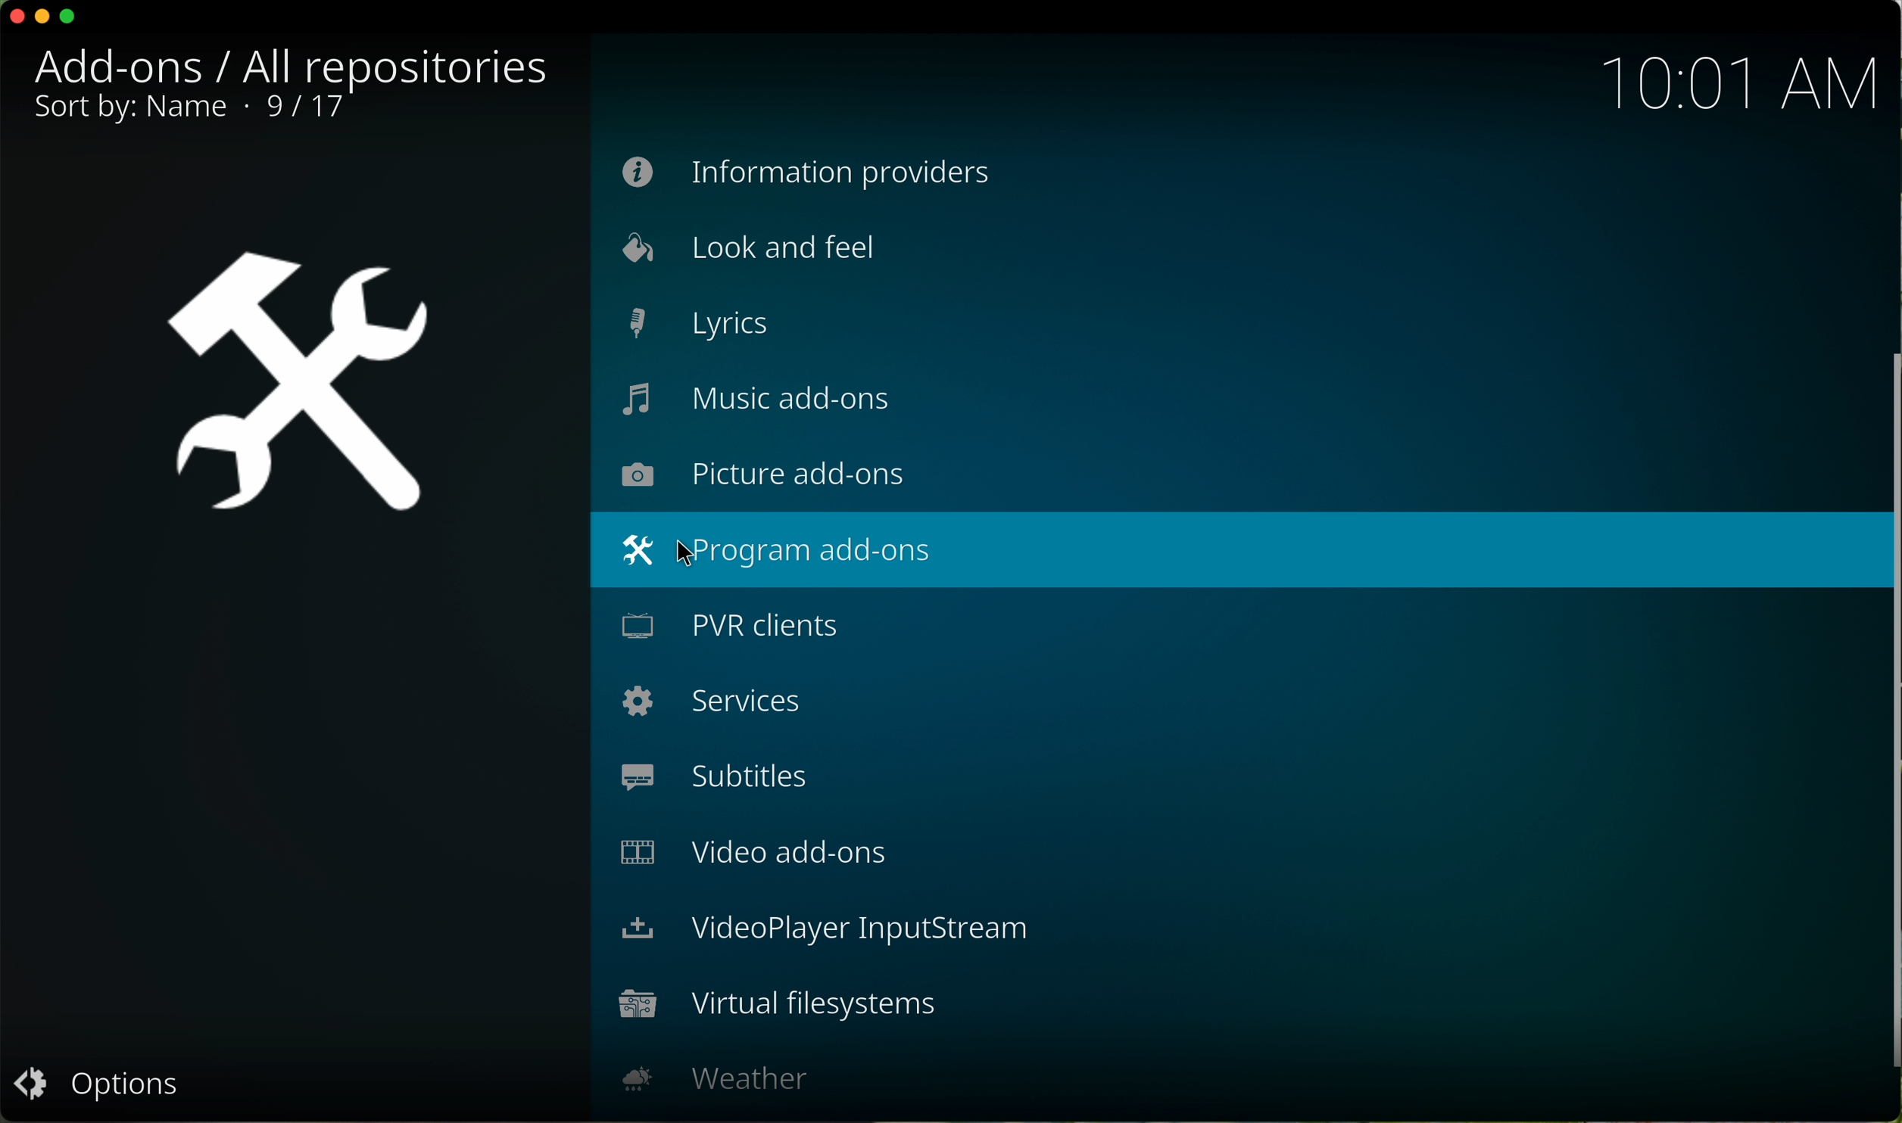 The image size is (1902, 1123). What do you see at coordinates (1890, 720) in the screenshot?
I see `scroll bar` at bounding box center [1890, 720].